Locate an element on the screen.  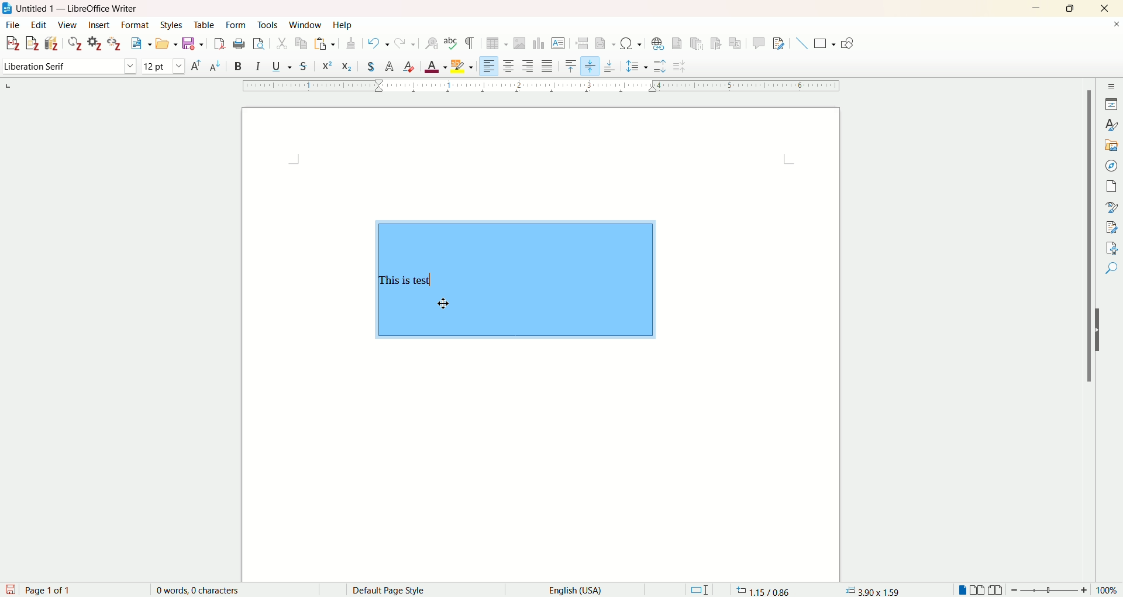
rotate is located at coordinates (690, 66).